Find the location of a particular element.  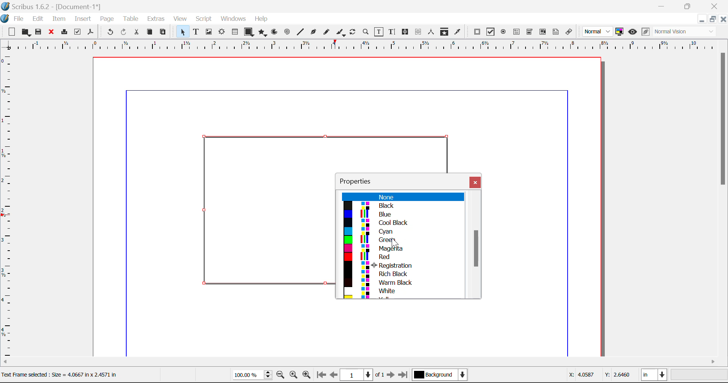

Delink Frames is located at coordinates (419, 32).